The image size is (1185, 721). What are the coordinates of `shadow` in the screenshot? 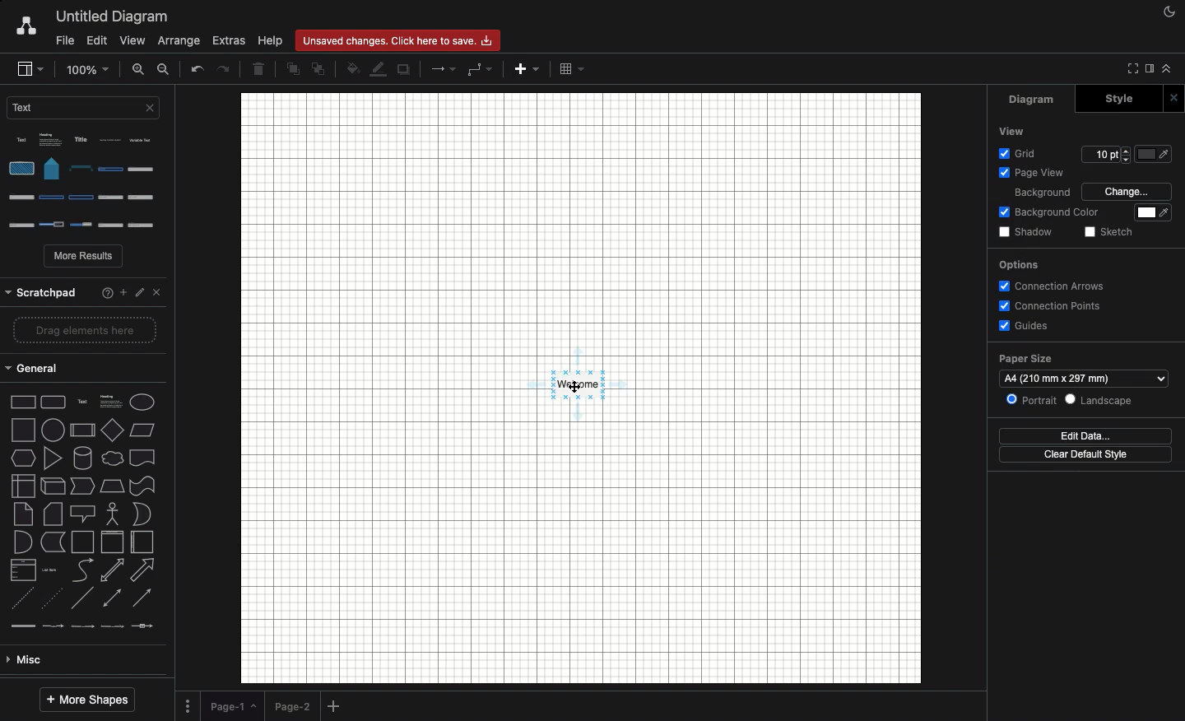 It's located at (1031, 232).